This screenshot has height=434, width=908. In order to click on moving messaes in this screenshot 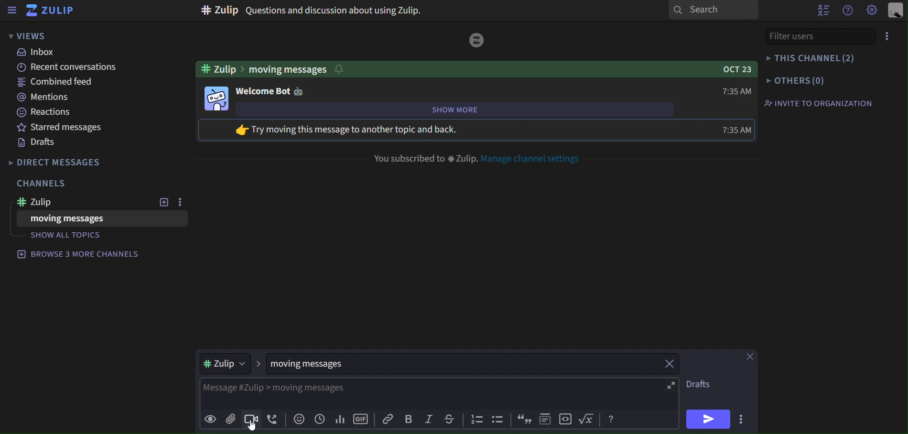, I will do `click(326, 364)`.